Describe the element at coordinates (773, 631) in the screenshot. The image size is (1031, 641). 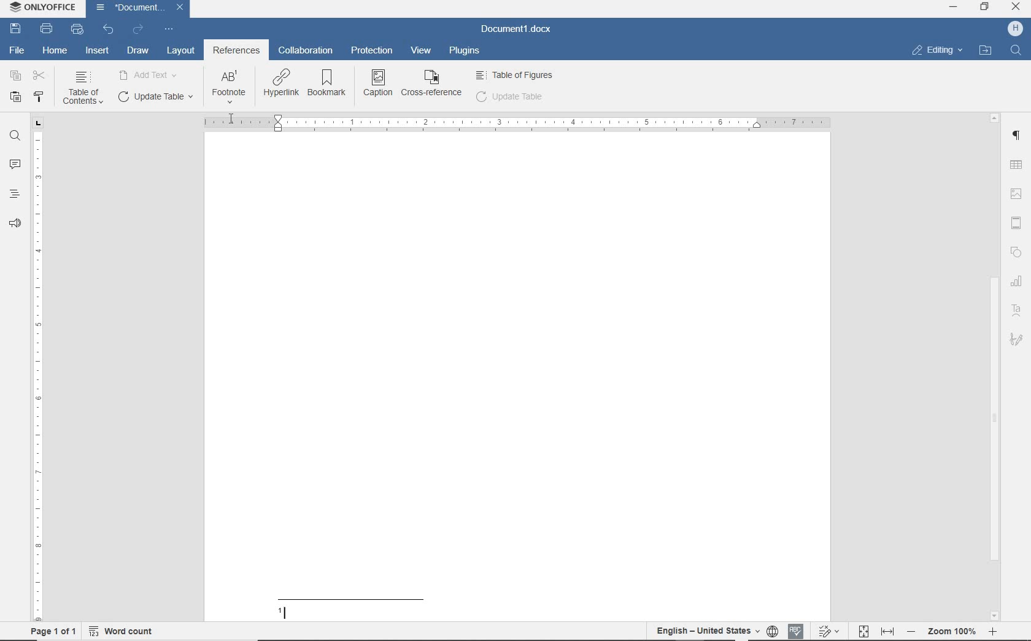
I see `language` at that location.